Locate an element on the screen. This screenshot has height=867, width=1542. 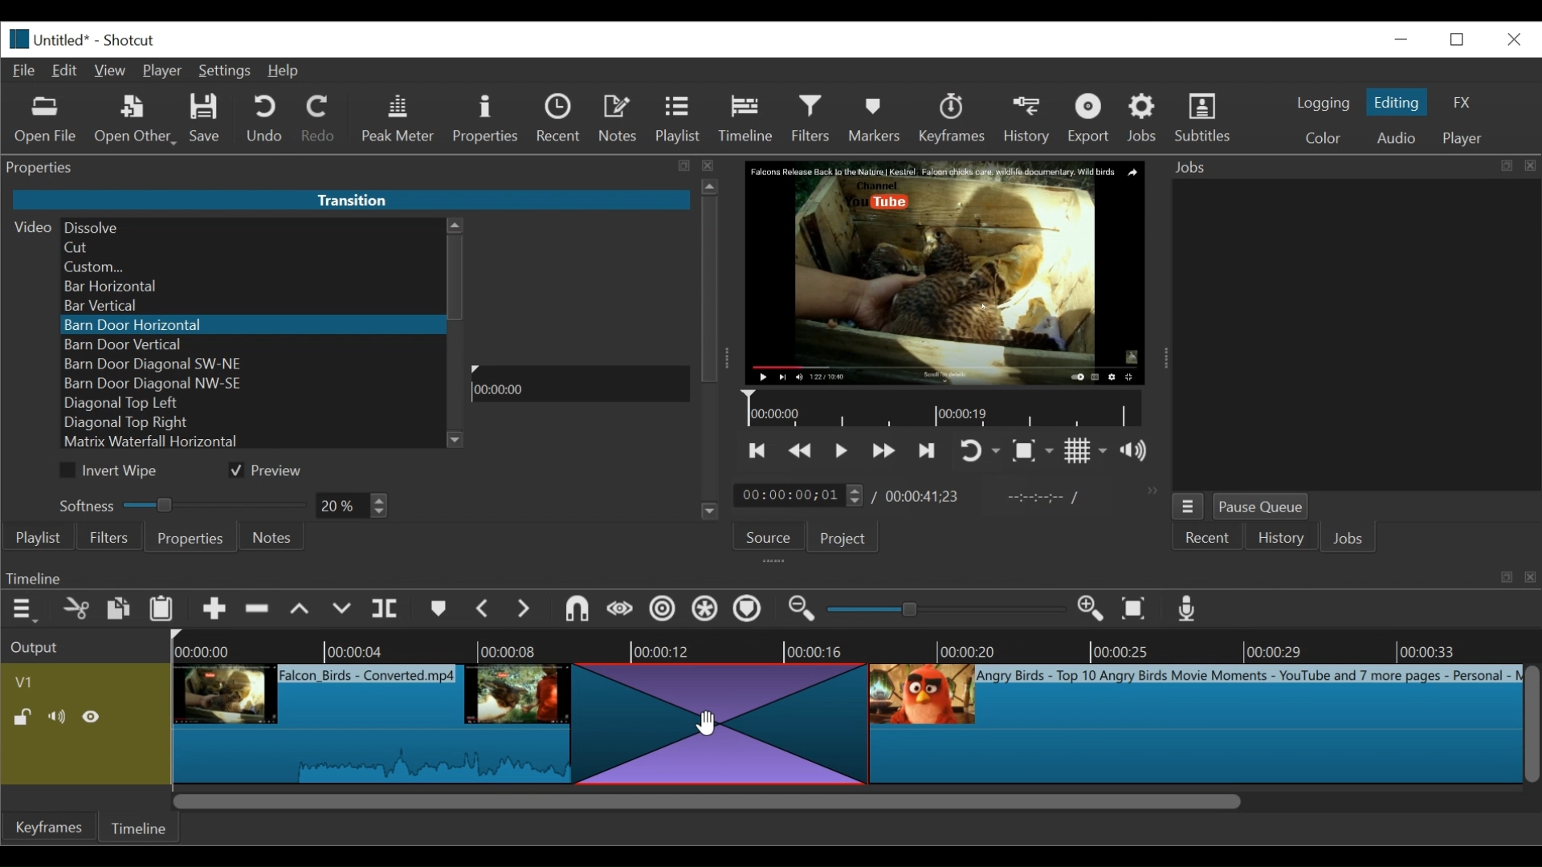
Transition Preview is located at coordinates (582, 291).